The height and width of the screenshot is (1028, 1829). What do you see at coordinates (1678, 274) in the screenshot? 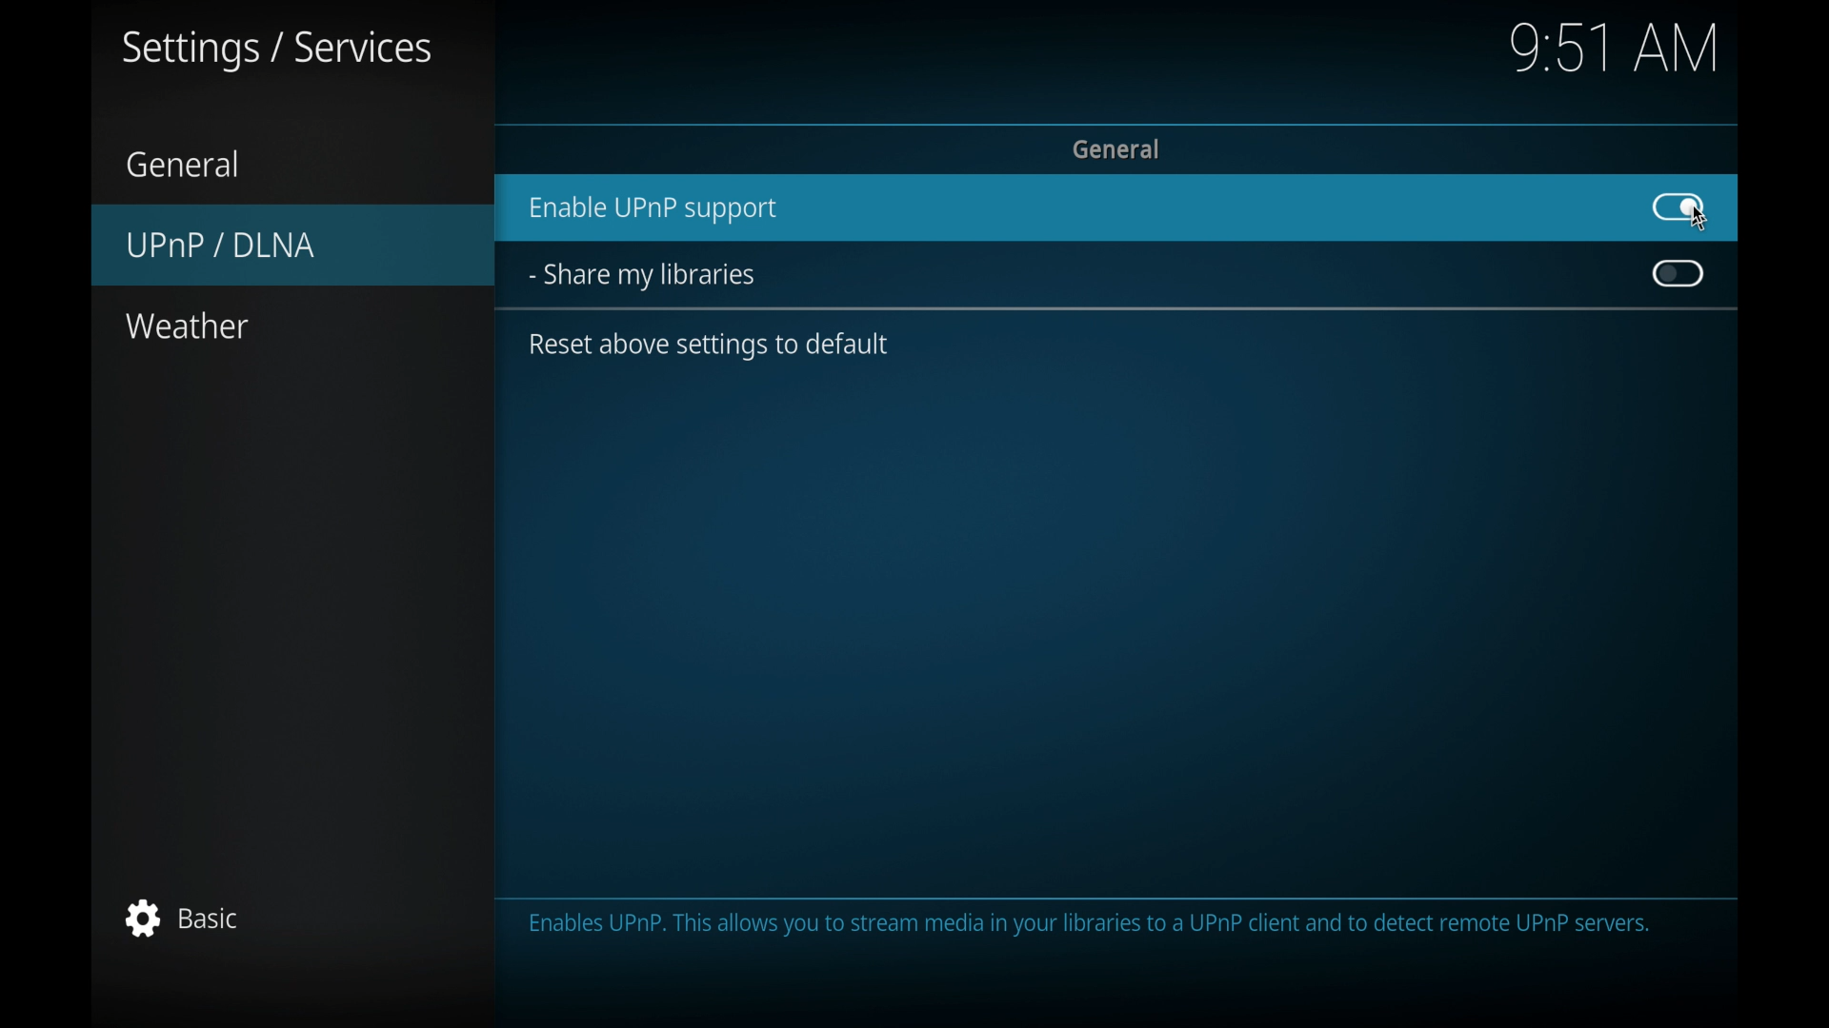
I see `toggle button` at bounding box center [1678, 274].